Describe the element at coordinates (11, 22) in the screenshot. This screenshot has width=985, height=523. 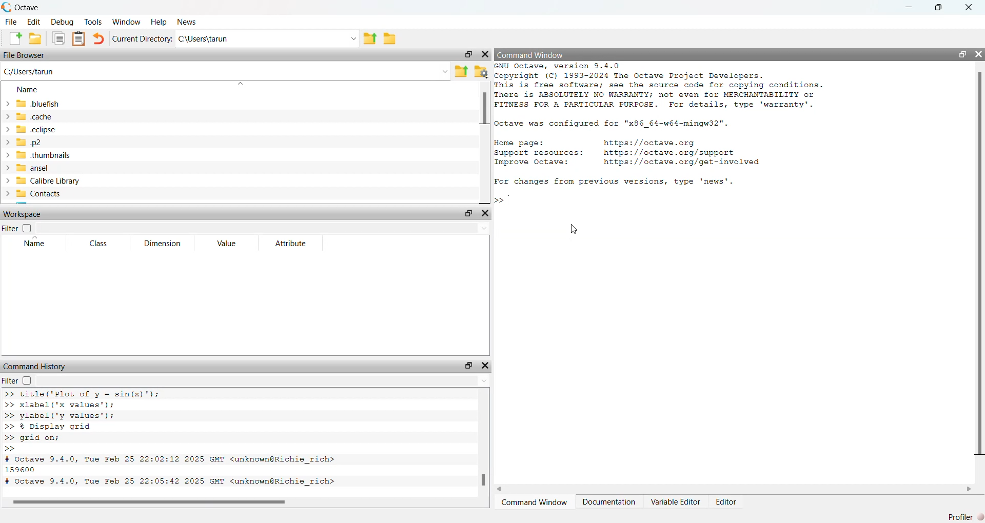
I see `File` at that location.